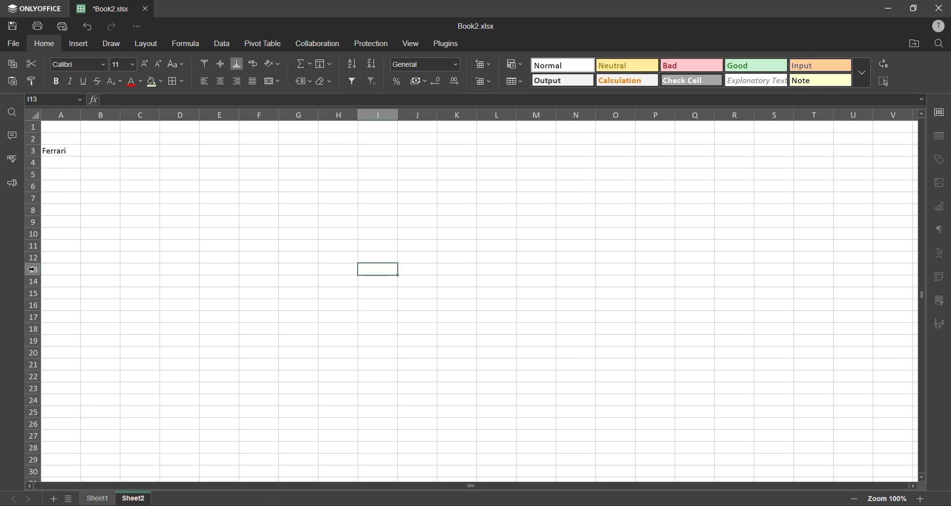  Describe the element at coordinates (114, 81) in the screenshot. I see `sub/superscript` at that location.